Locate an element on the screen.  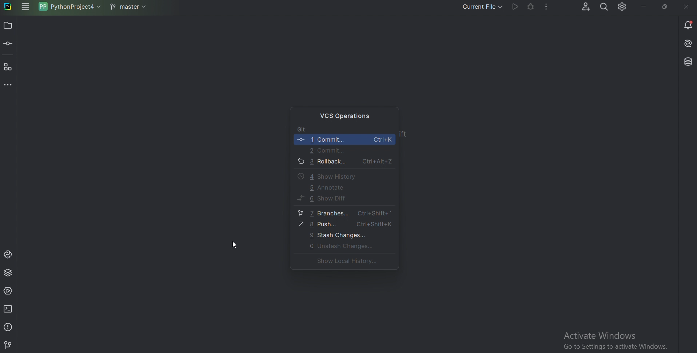
Search everywhere is located at coordinates (603, 7).